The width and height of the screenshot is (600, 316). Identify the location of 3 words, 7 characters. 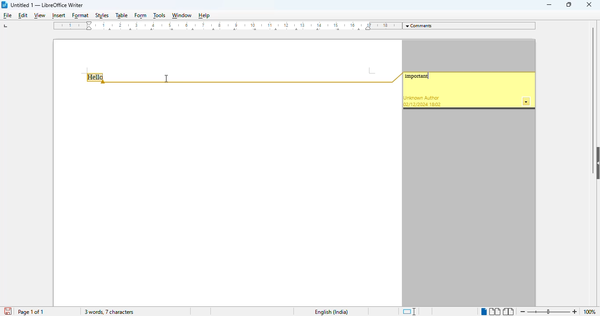
(108, 312).